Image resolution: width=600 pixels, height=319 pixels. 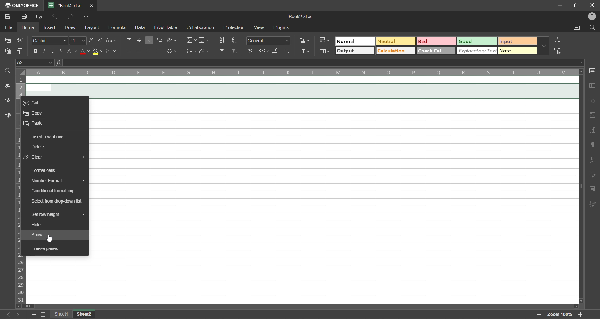 I want to click on file, so click(x=9, y=27).